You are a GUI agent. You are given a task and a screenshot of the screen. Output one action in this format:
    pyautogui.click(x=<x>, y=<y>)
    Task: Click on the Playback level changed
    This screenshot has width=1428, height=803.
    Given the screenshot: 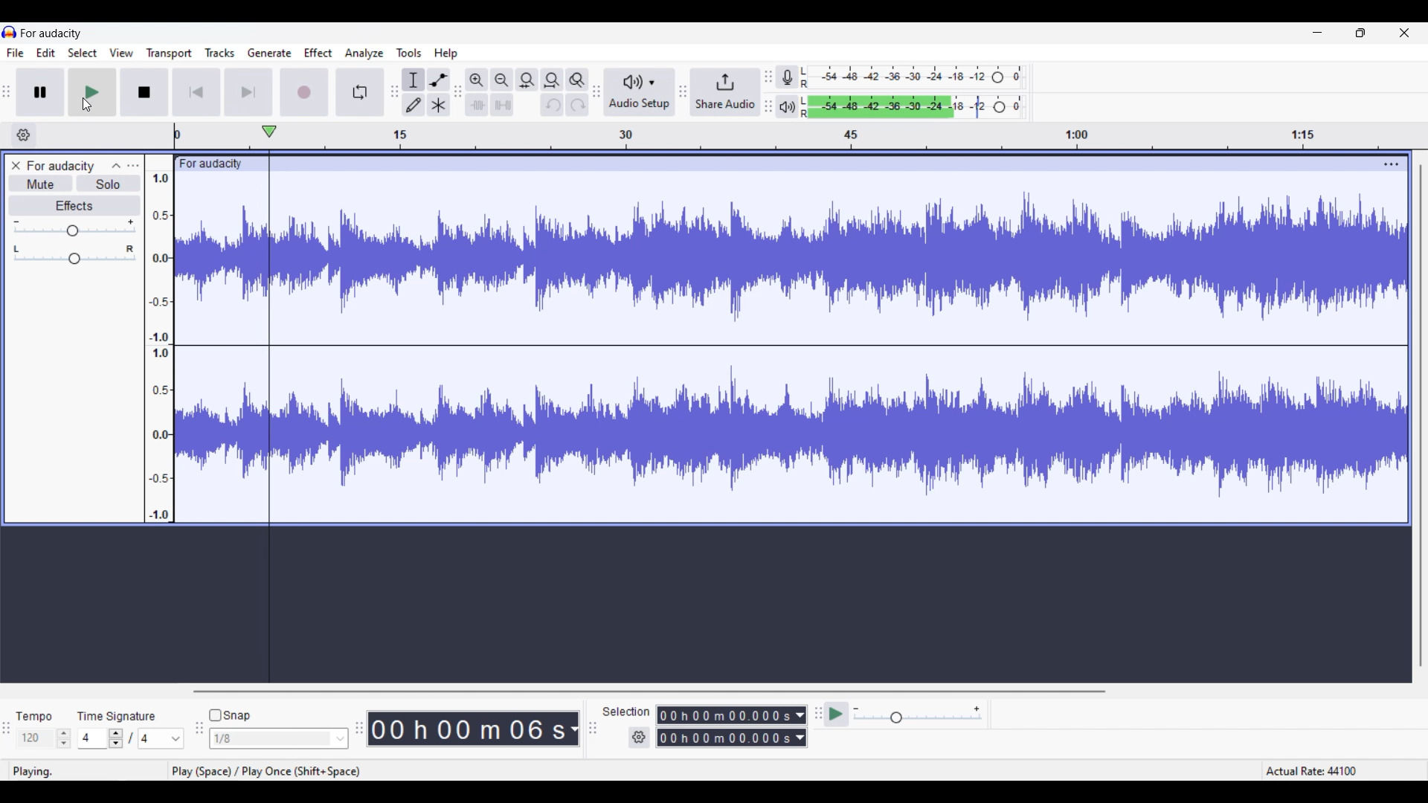 What is the action you would take?
    pyautogui.click(x=918, y=108)
    